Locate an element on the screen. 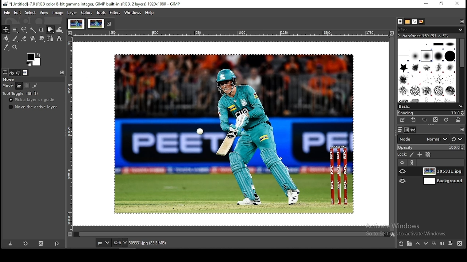 This screenshot has width=467, height=262. free selection tool is located at coordinates (24, 30).